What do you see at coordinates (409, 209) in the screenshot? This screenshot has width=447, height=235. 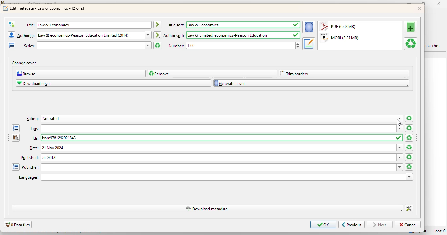 I see `change how calibre downloads metadata` at bounding box center [409, 209].